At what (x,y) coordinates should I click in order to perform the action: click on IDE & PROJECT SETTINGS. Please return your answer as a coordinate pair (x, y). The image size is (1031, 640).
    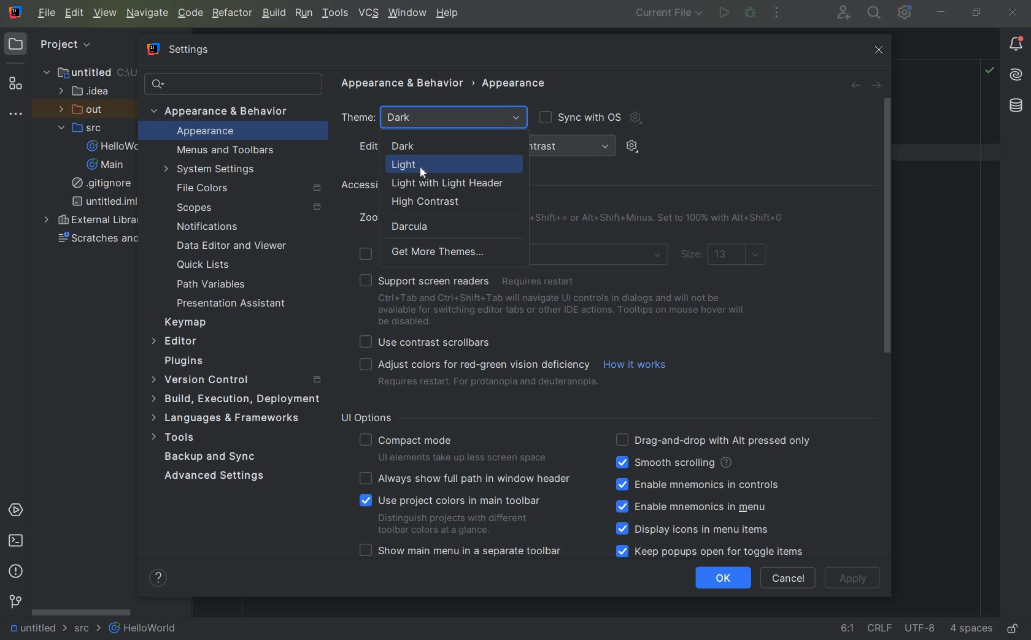
    Looking at the image, I should click on (904, 12).